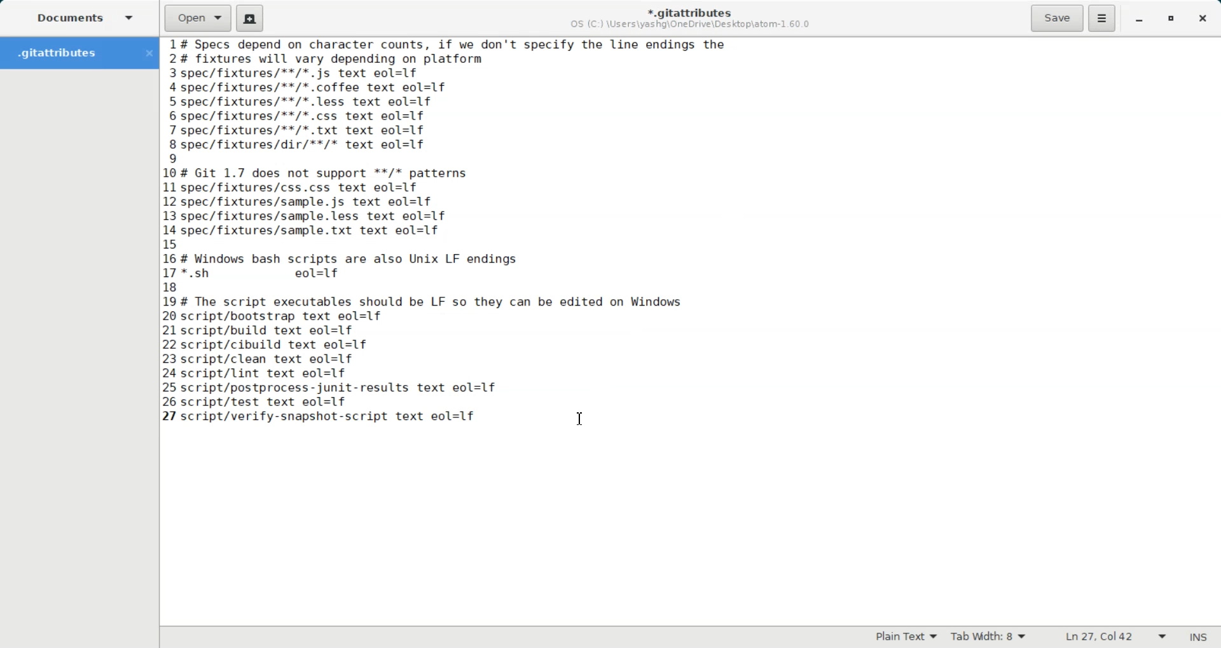 The image size is (1221, 648). I want to click on INS, so click(1198, 637).